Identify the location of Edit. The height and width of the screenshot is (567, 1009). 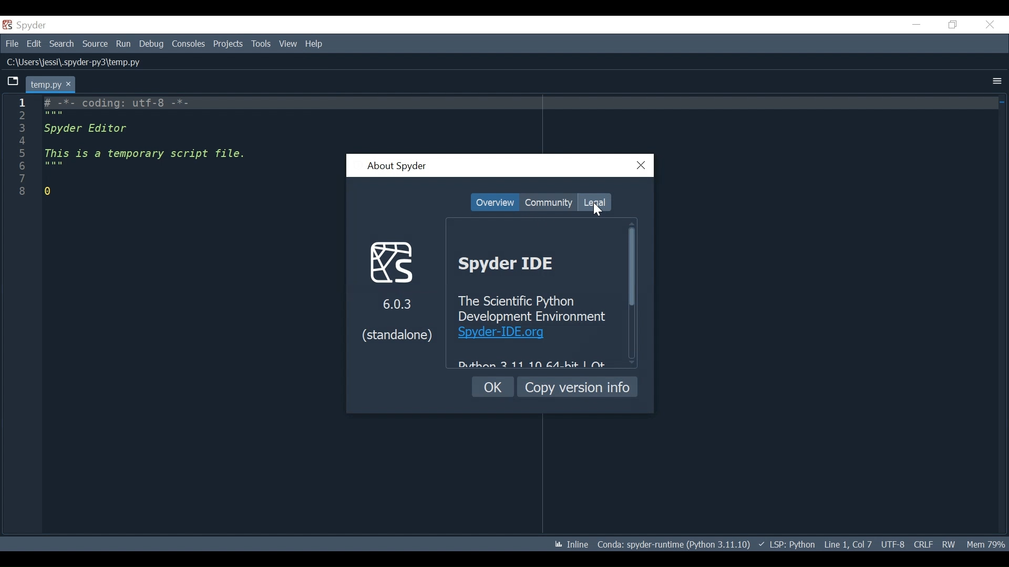
(34, 43).